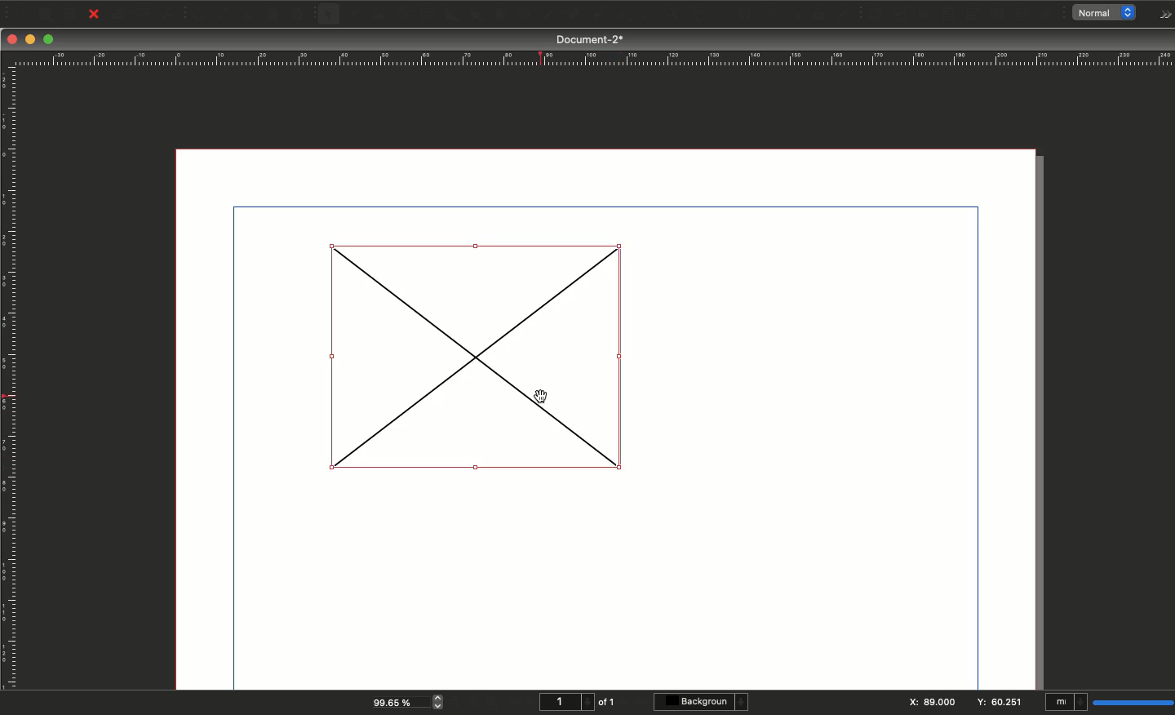 The width and height of the screenshot is (1175, 715). Describe the element at coordinates (607, 702) in the screenshot. I see `of 1` at that location.